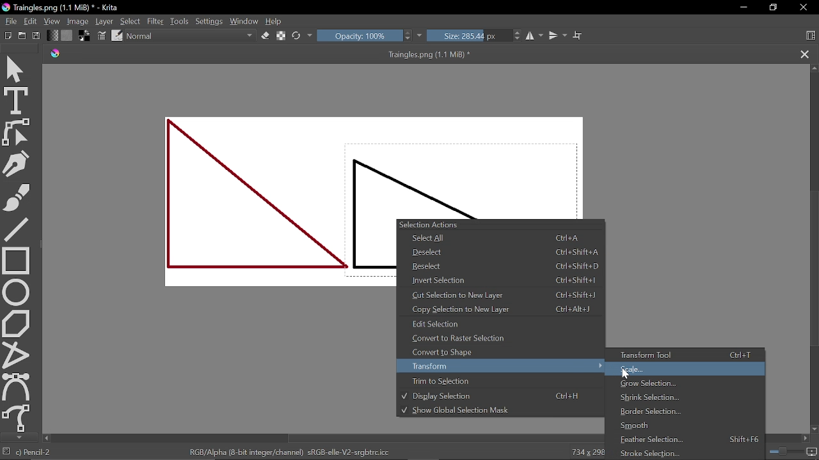 This screenshot has height=460, width=819. Describe the element at coordinates (17, 66) in the screenshot. I see `Move` at that location.